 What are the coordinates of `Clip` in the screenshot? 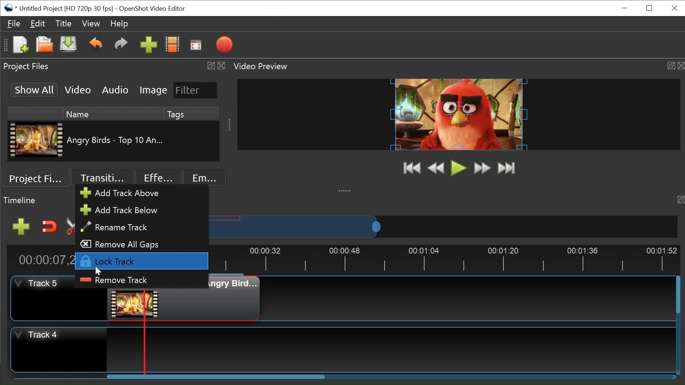 It's located at (37, 140).